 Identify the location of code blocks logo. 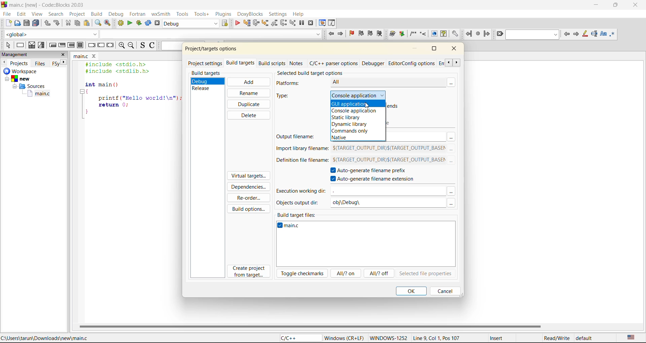
(4, 5).